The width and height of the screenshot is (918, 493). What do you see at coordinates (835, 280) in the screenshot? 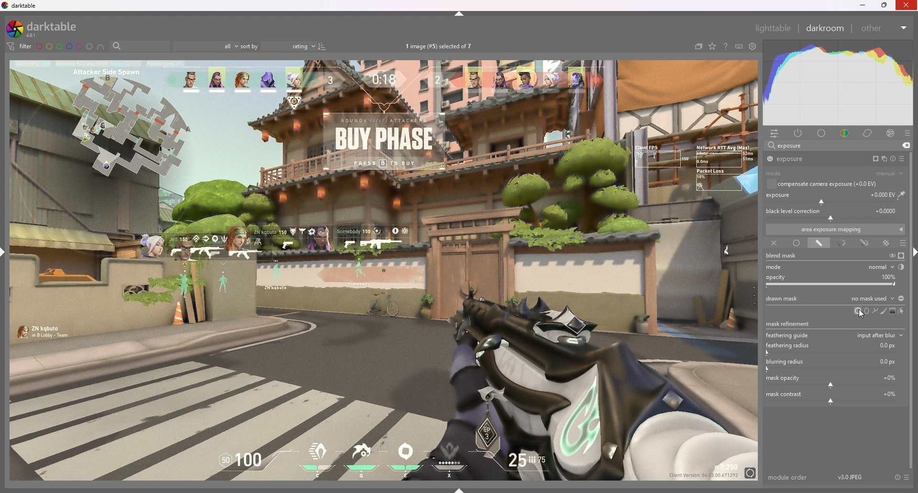
I see `opacity` at bounding box center [835, 280].